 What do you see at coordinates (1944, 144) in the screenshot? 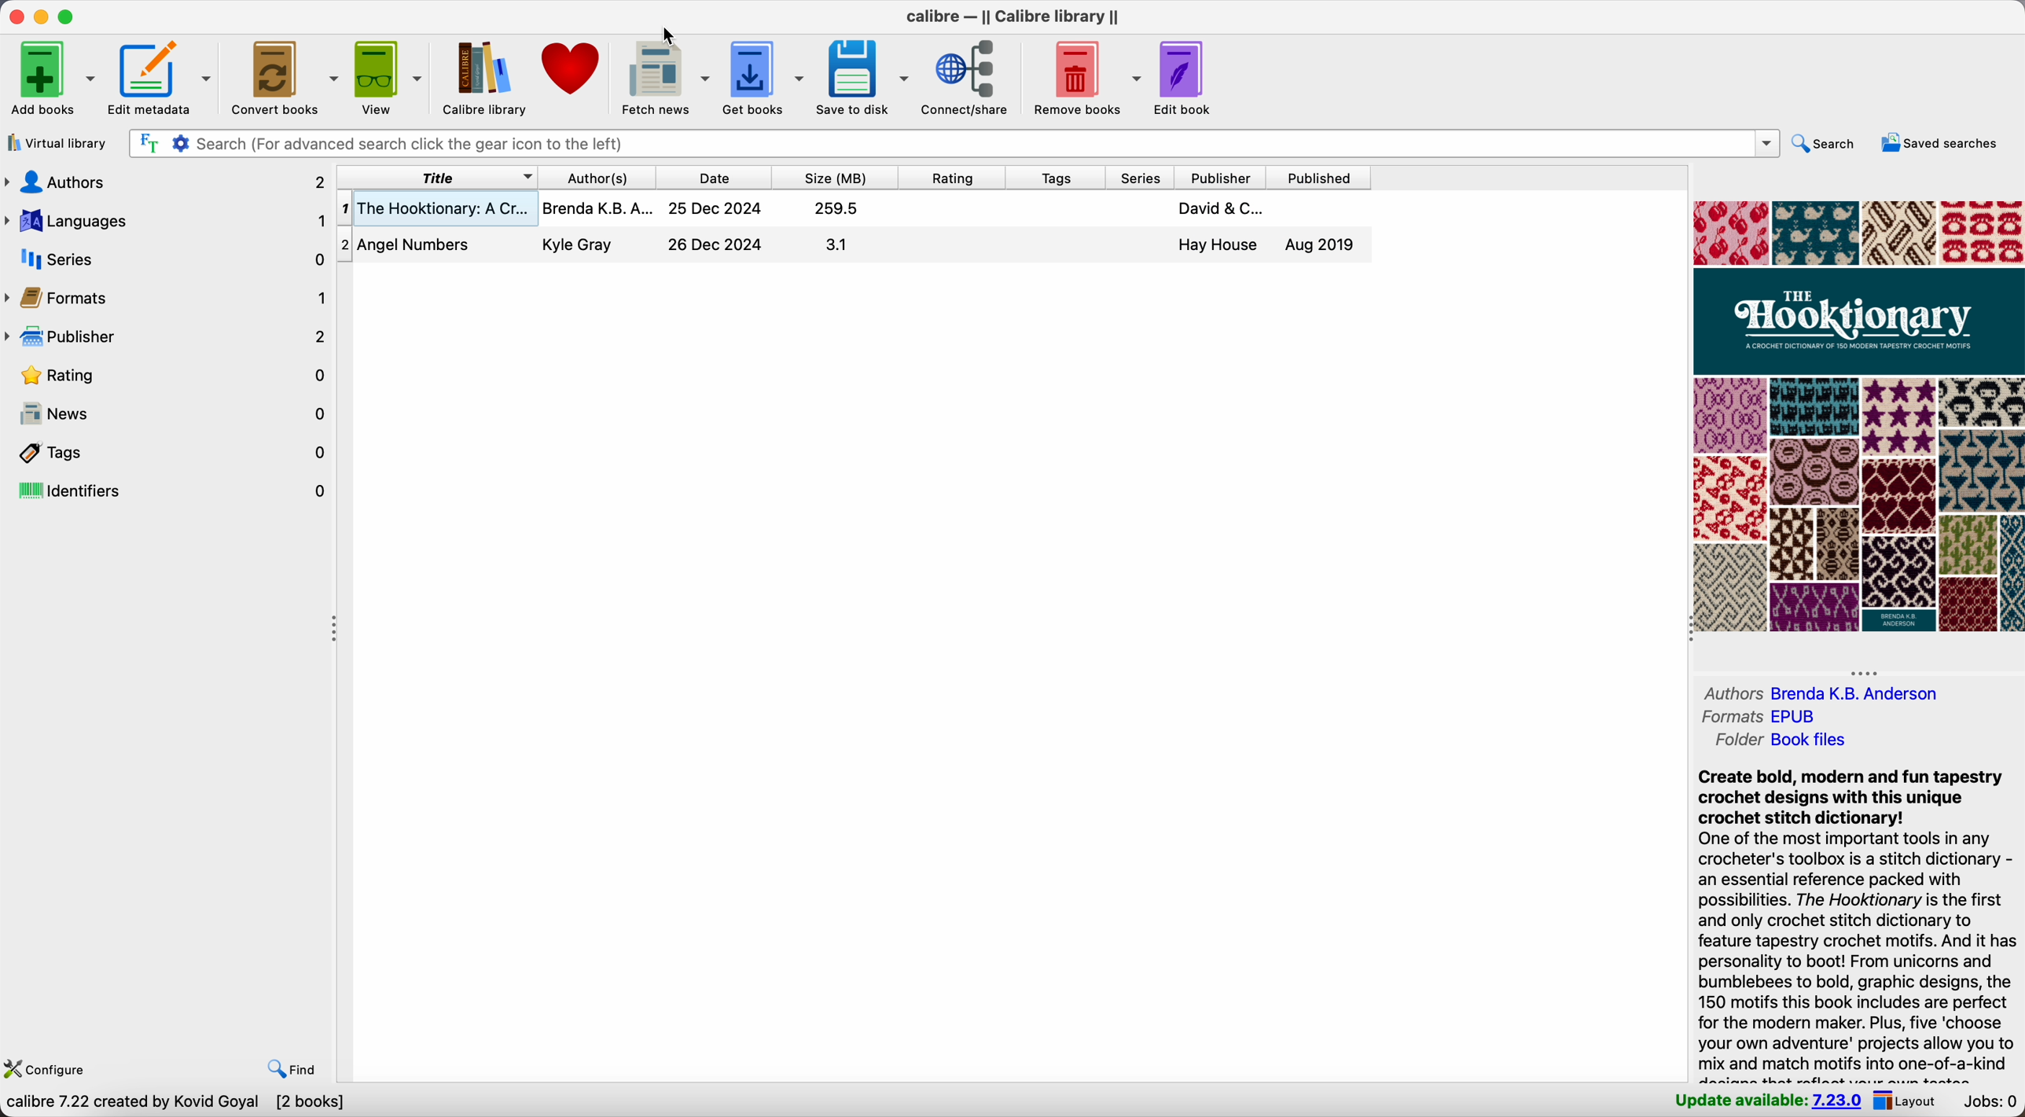
I see `saved searches` at bounding box center [1944, 144].